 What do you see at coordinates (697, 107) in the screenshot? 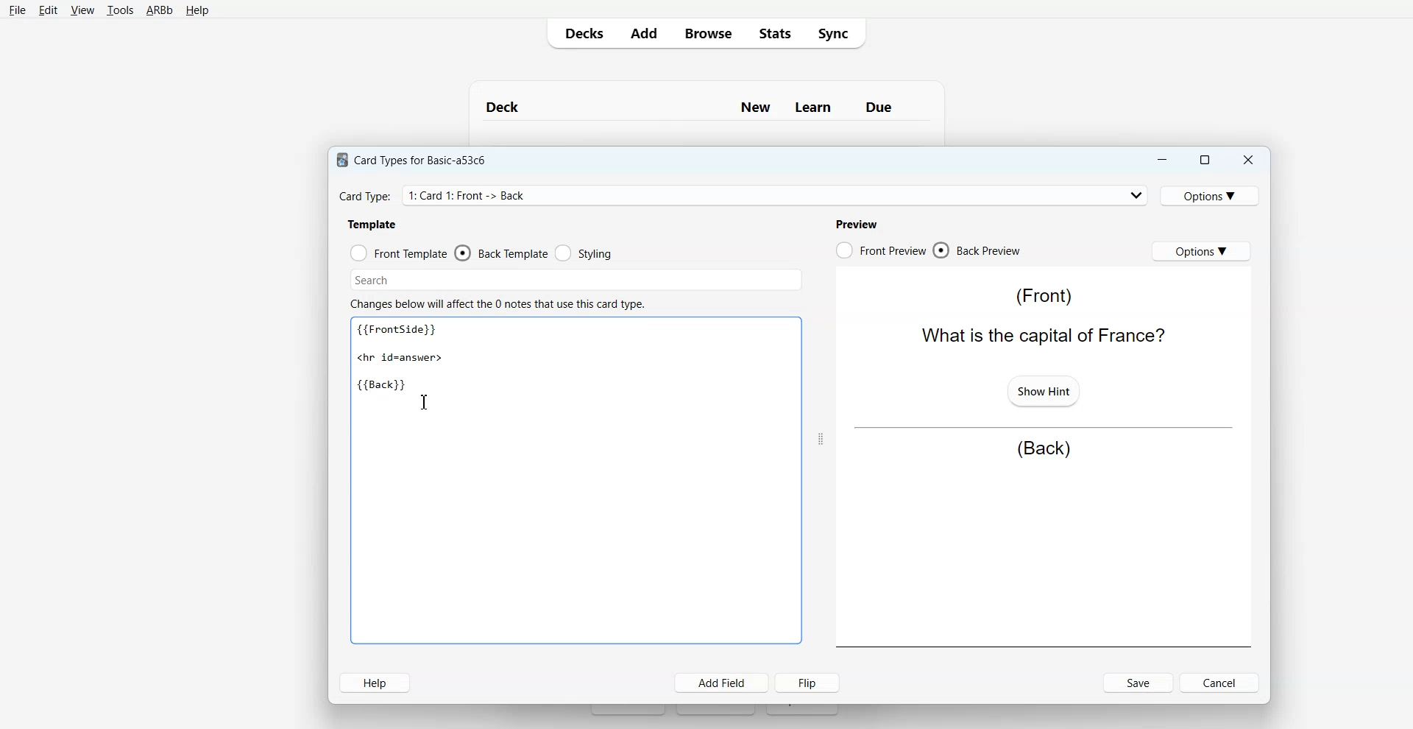
I see `Deck New Learn Due` at bounding box center [697, 107].